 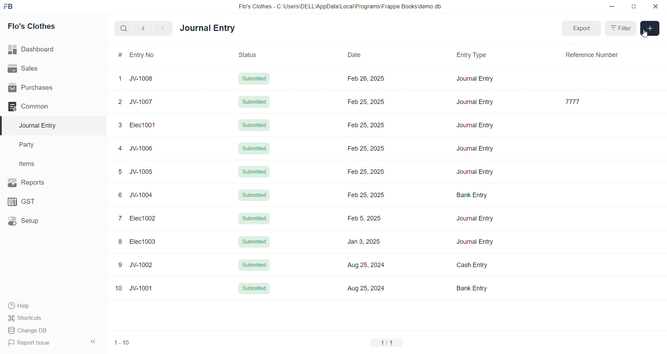 I want to click on Journal Entry, so click(x=473, y=149).